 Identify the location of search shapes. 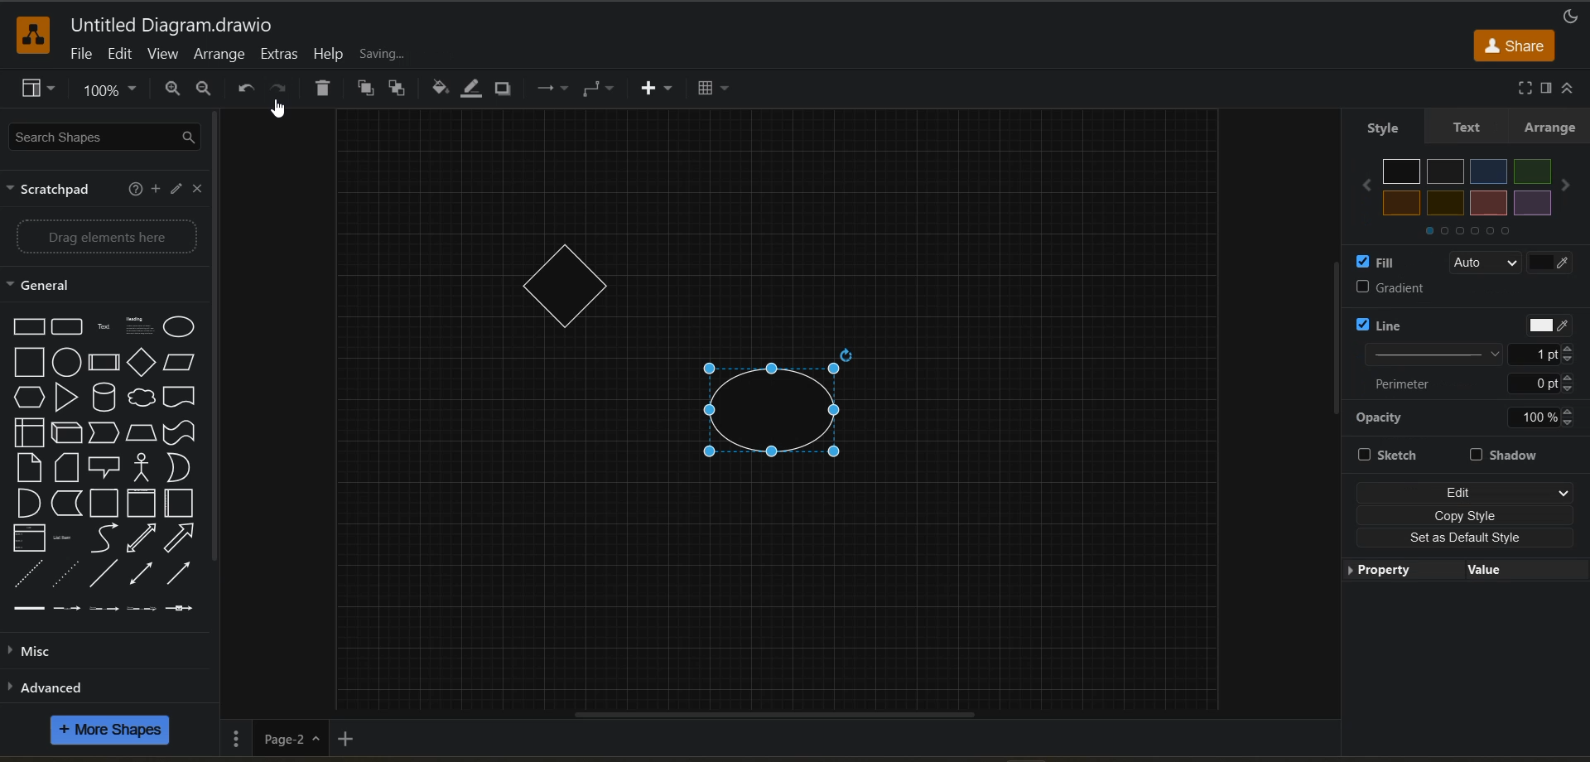
(105, 137).